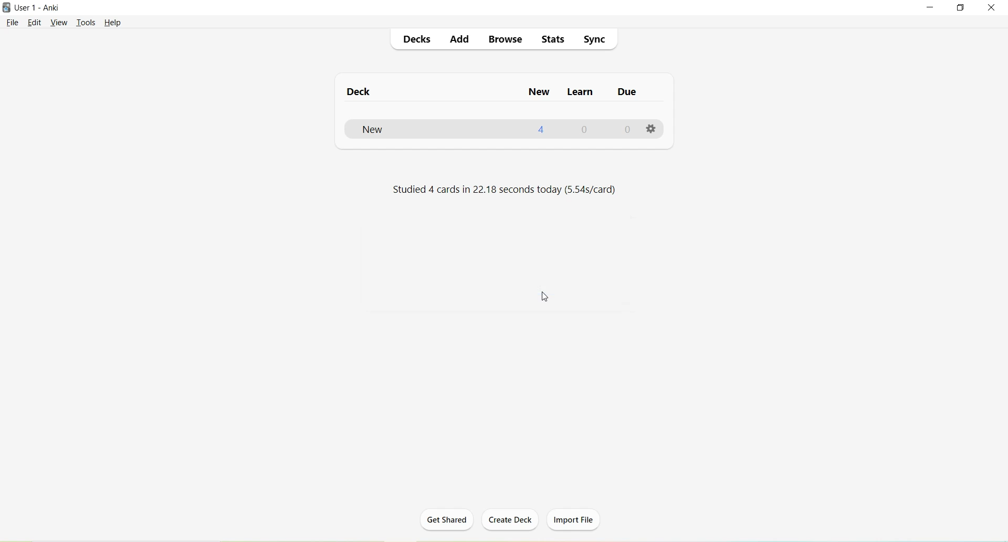  Describe the element at coordinates (445, 523) in the screenshot. I see `Get Shared` at that location.